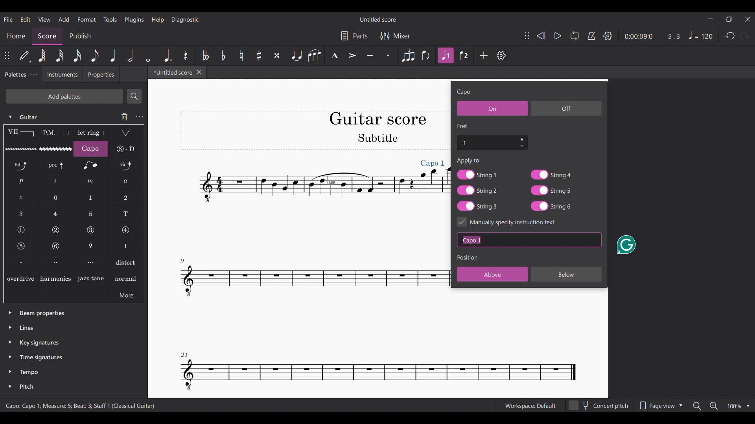 Image resolution: width=755 pixels, height=424 pixels. What do you see at coordinates (44, 20) in the screenshot?
I see `View menu` at bounding box center [44, 20].